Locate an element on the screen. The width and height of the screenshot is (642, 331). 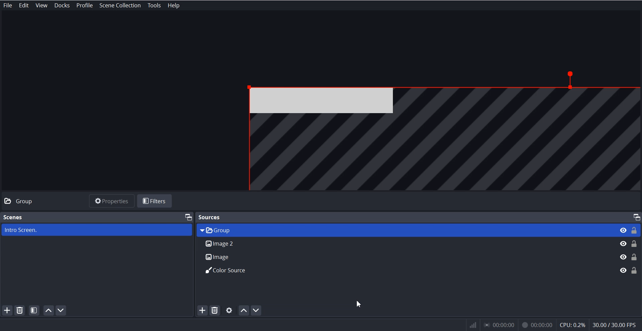
Cursor is located at coordinates (359, 304).